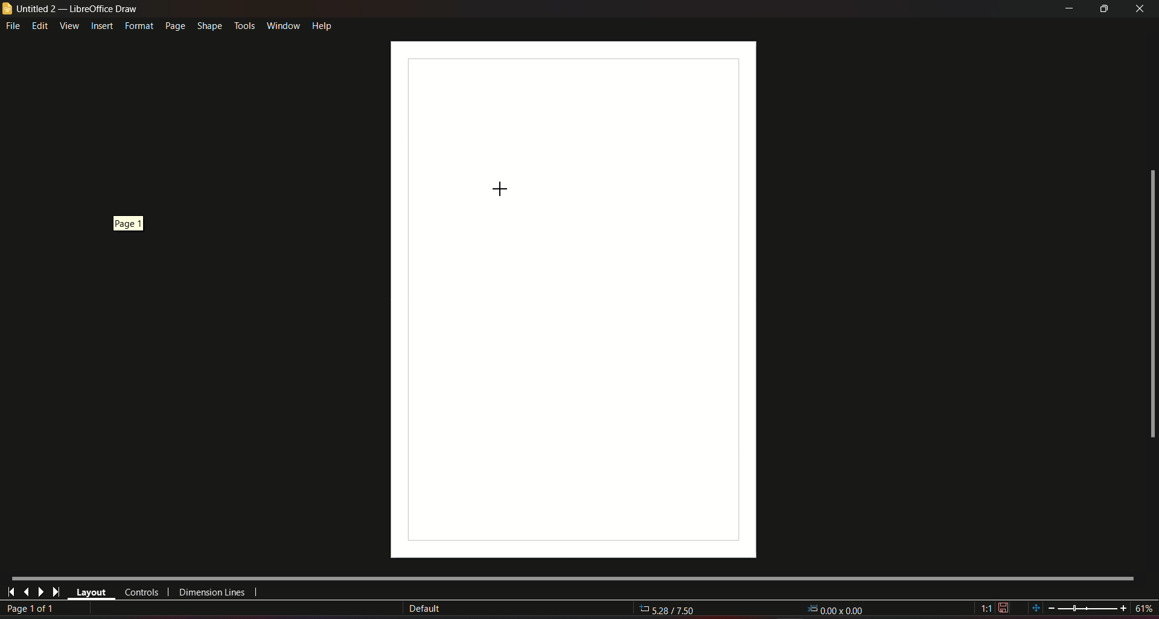 The width and height of the screenshot is (1159, 619). I want to click on page, so click(174, 26).